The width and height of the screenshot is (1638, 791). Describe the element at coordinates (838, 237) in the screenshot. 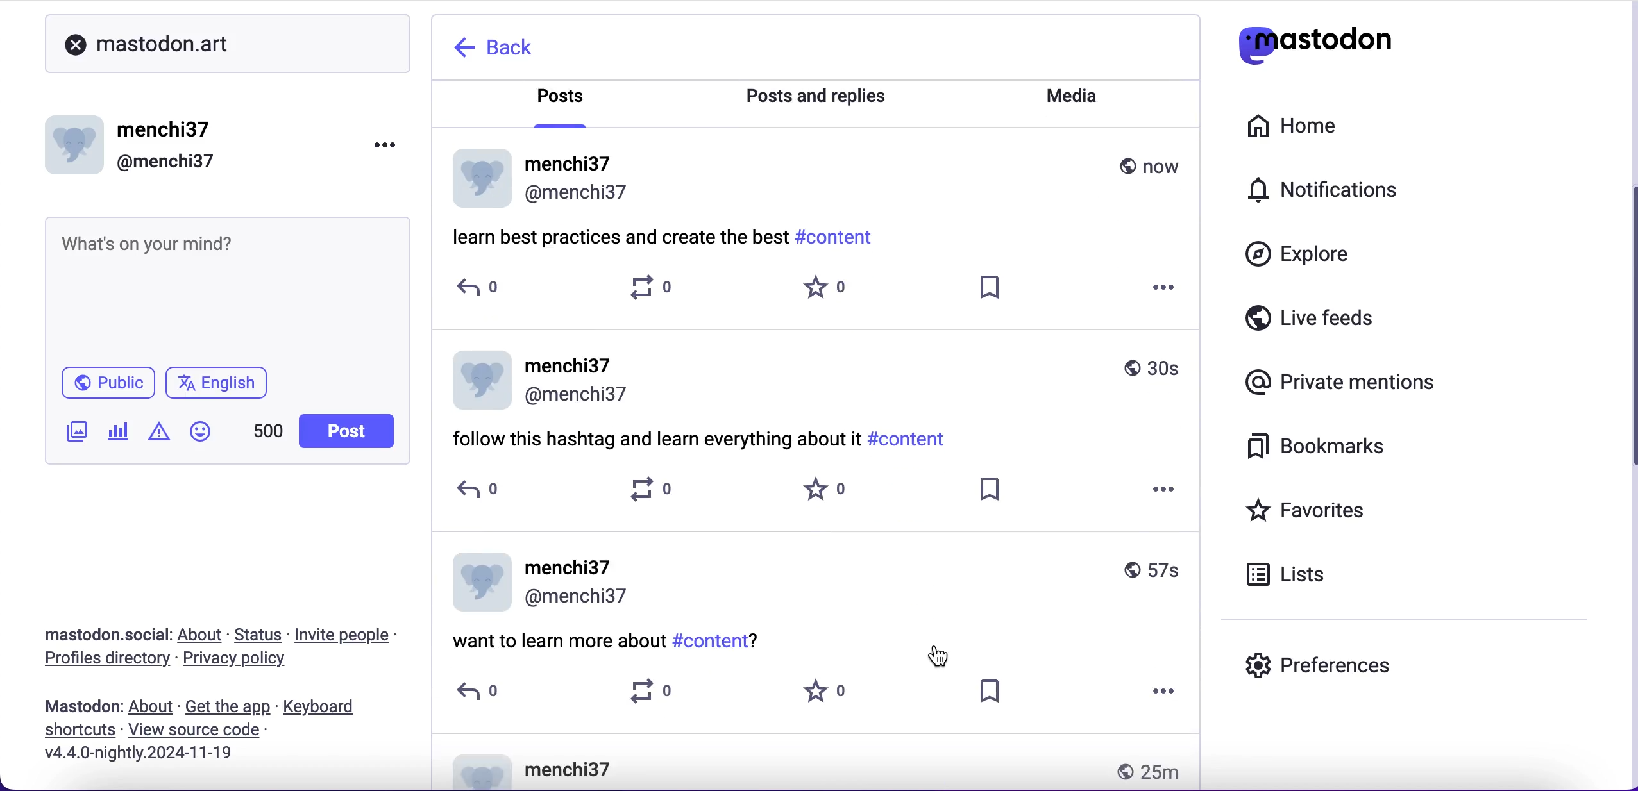

I see `#content` at that location.